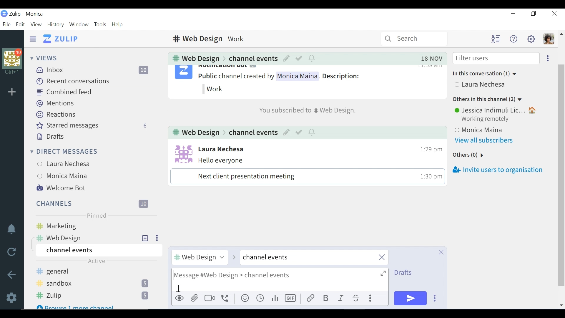  I want to click on Direct Messages menu, so click(64, 151).